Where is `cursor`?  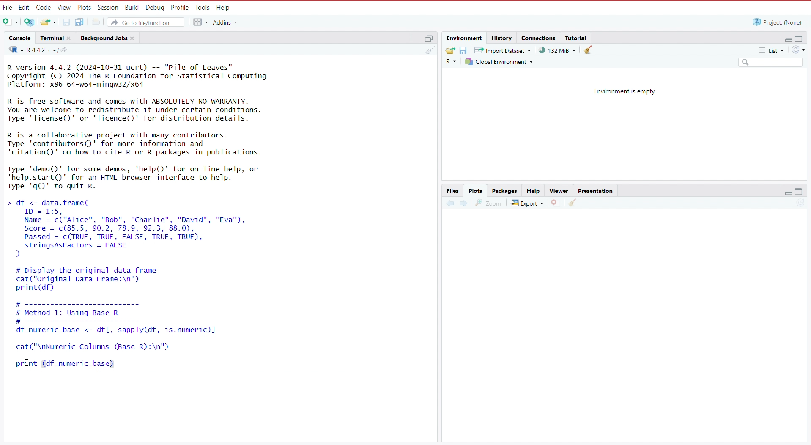
cursor is located at coordinates (28, 362).